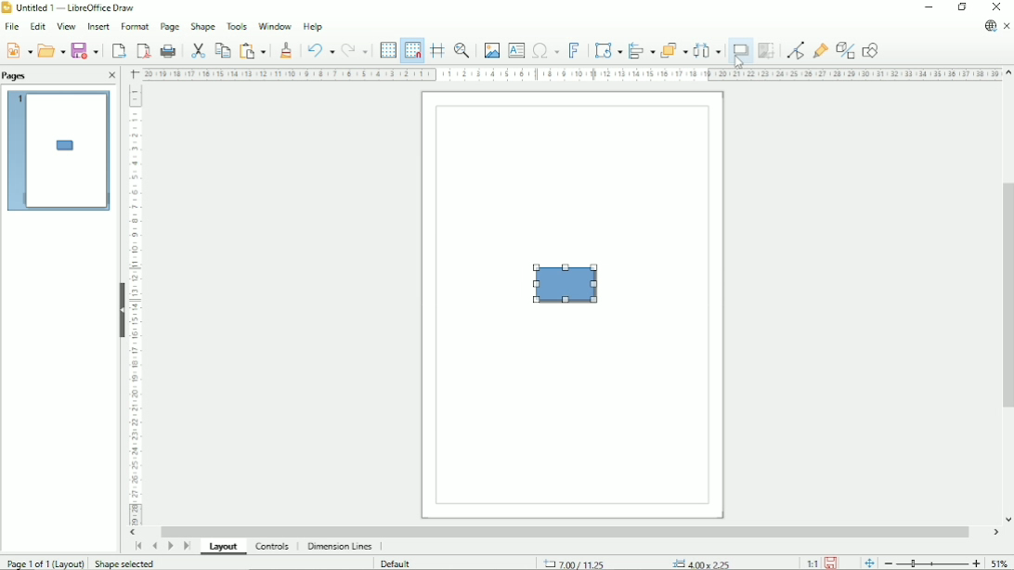 The height and width of the screenshot is (570, 1014). Describe the element at coordinates (573, 50) in the screenshot. I see `Insert fontwork text` at that location.